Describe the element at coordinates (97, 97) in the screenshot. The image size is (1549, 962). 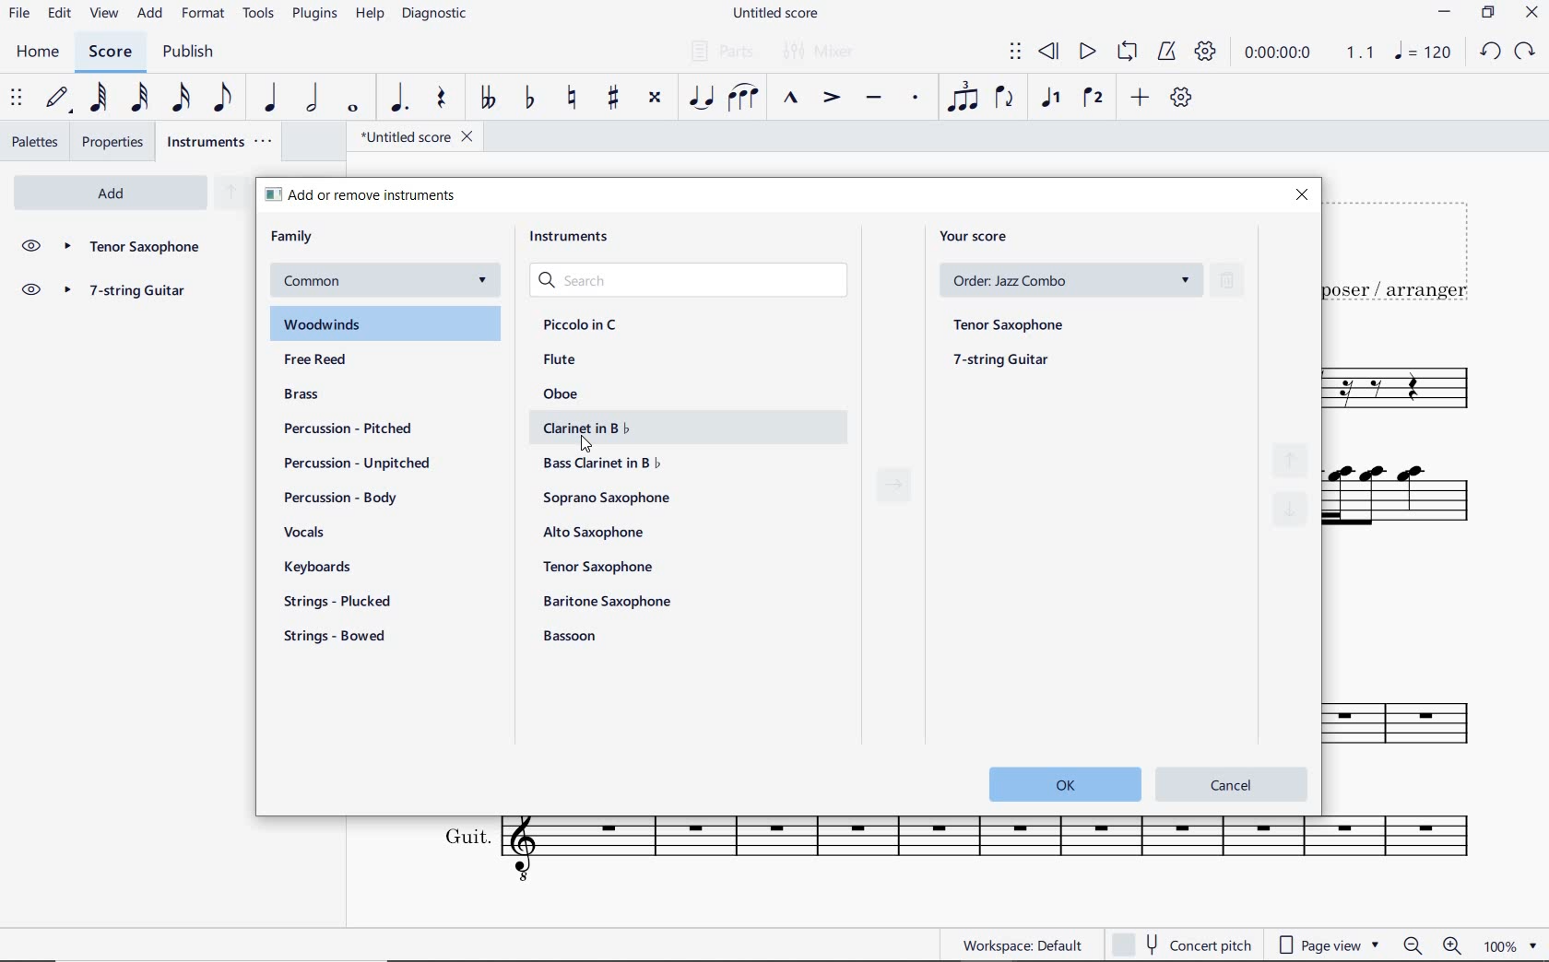
I see `64TH NOTE` at that location.